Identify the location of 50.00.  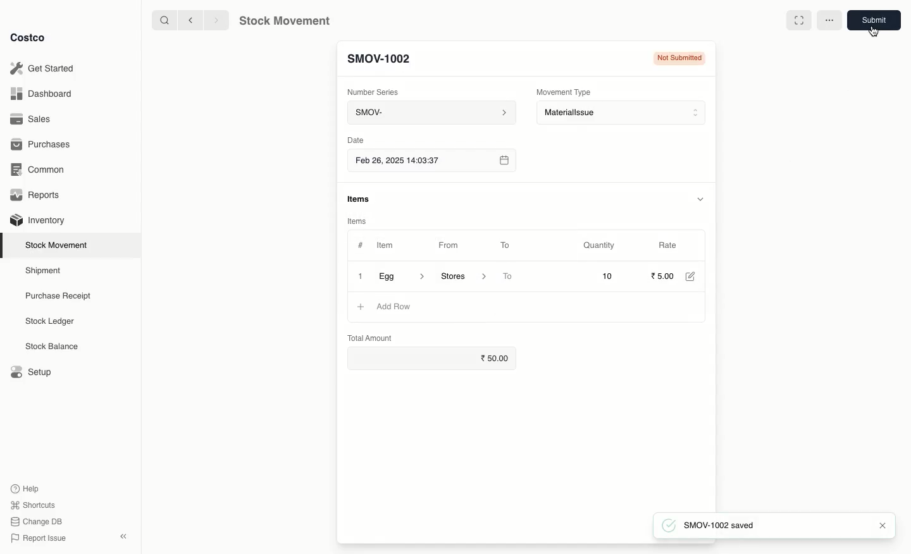
(500, 358).